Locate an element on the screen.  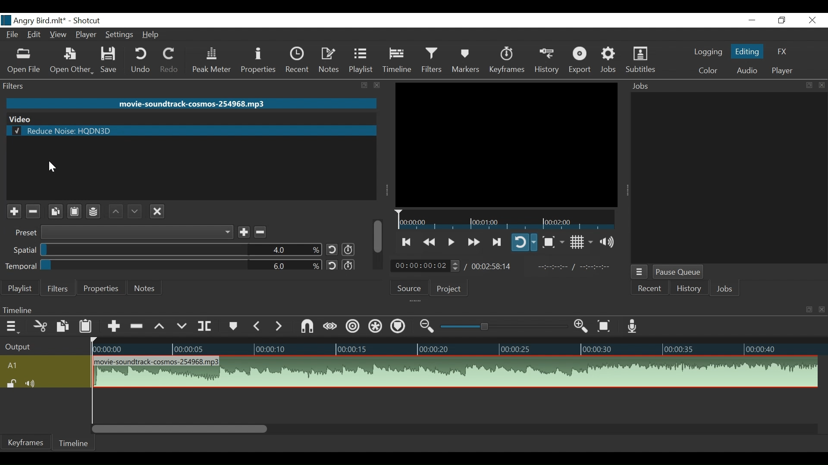
Reduce Noise: HQDN3D is located at coordinates (192, 131).